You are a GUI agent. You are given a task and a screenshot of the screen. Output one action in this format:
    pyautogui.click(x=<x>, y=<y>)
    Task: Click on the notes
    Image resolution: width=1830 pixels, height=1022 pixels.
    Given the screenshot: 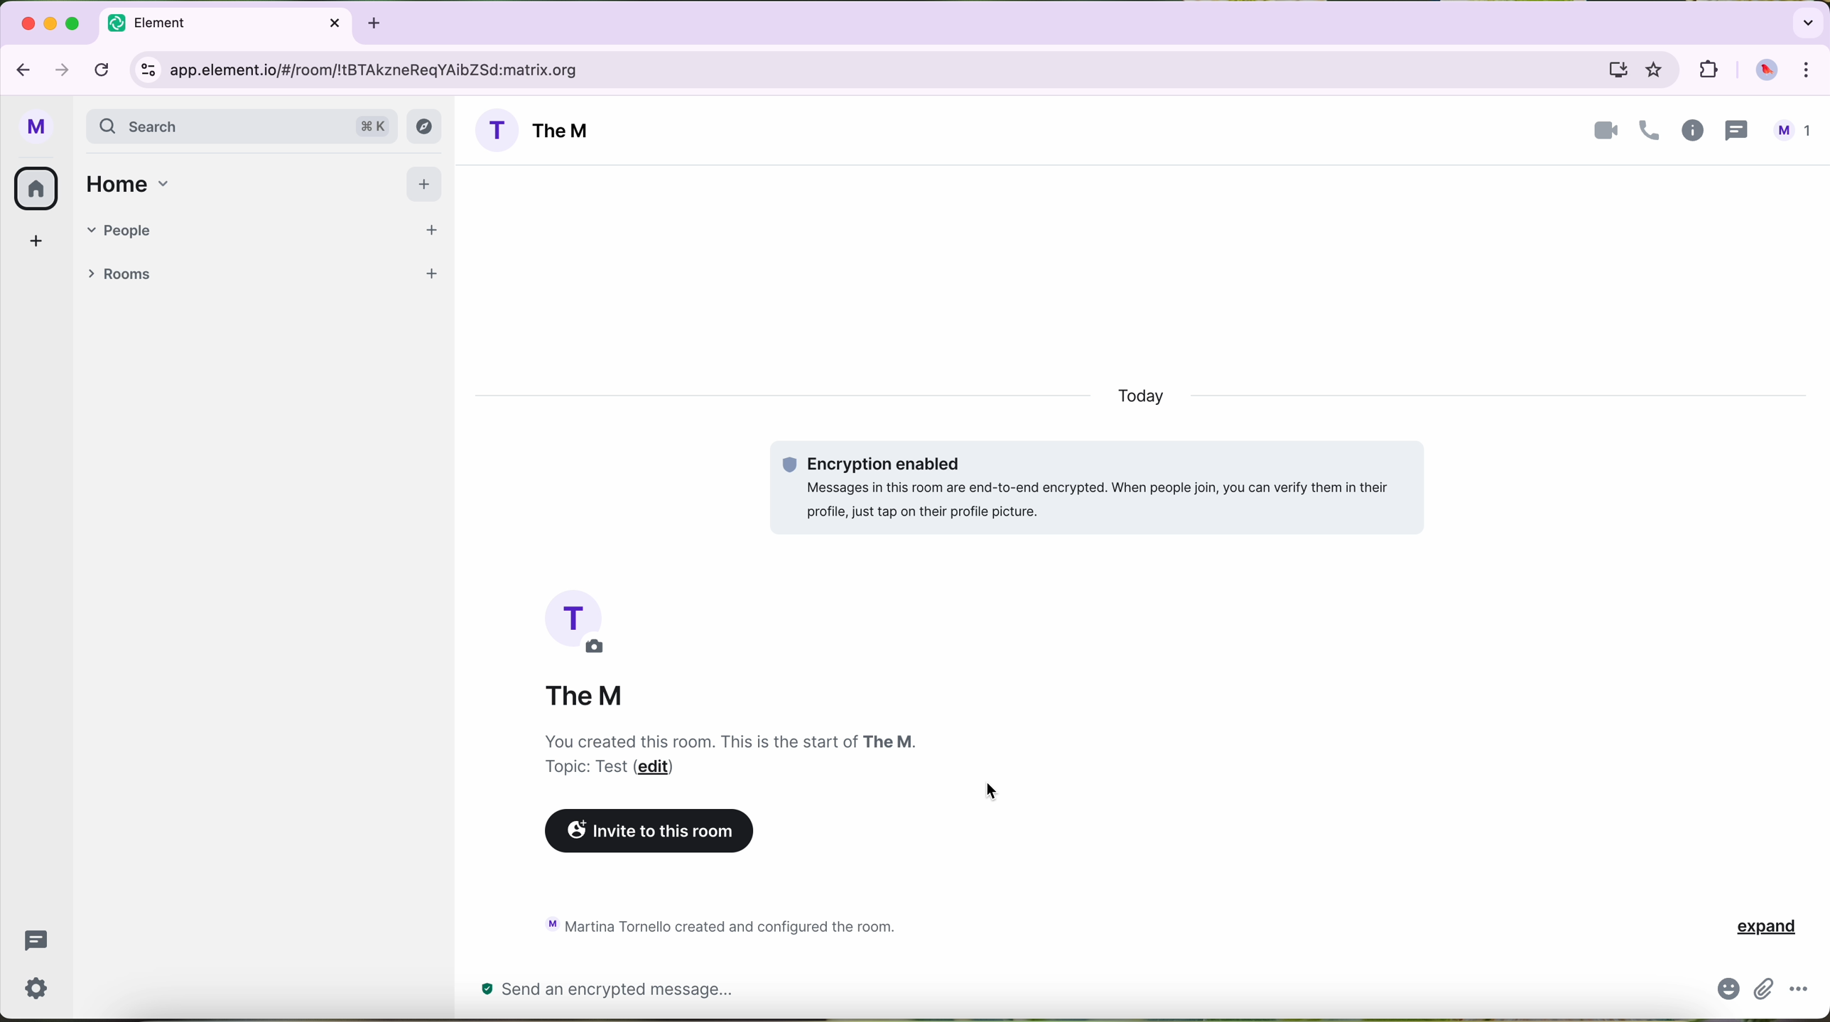 What is the action you would take?
    pyautogui.click(x=730, y=754)
    